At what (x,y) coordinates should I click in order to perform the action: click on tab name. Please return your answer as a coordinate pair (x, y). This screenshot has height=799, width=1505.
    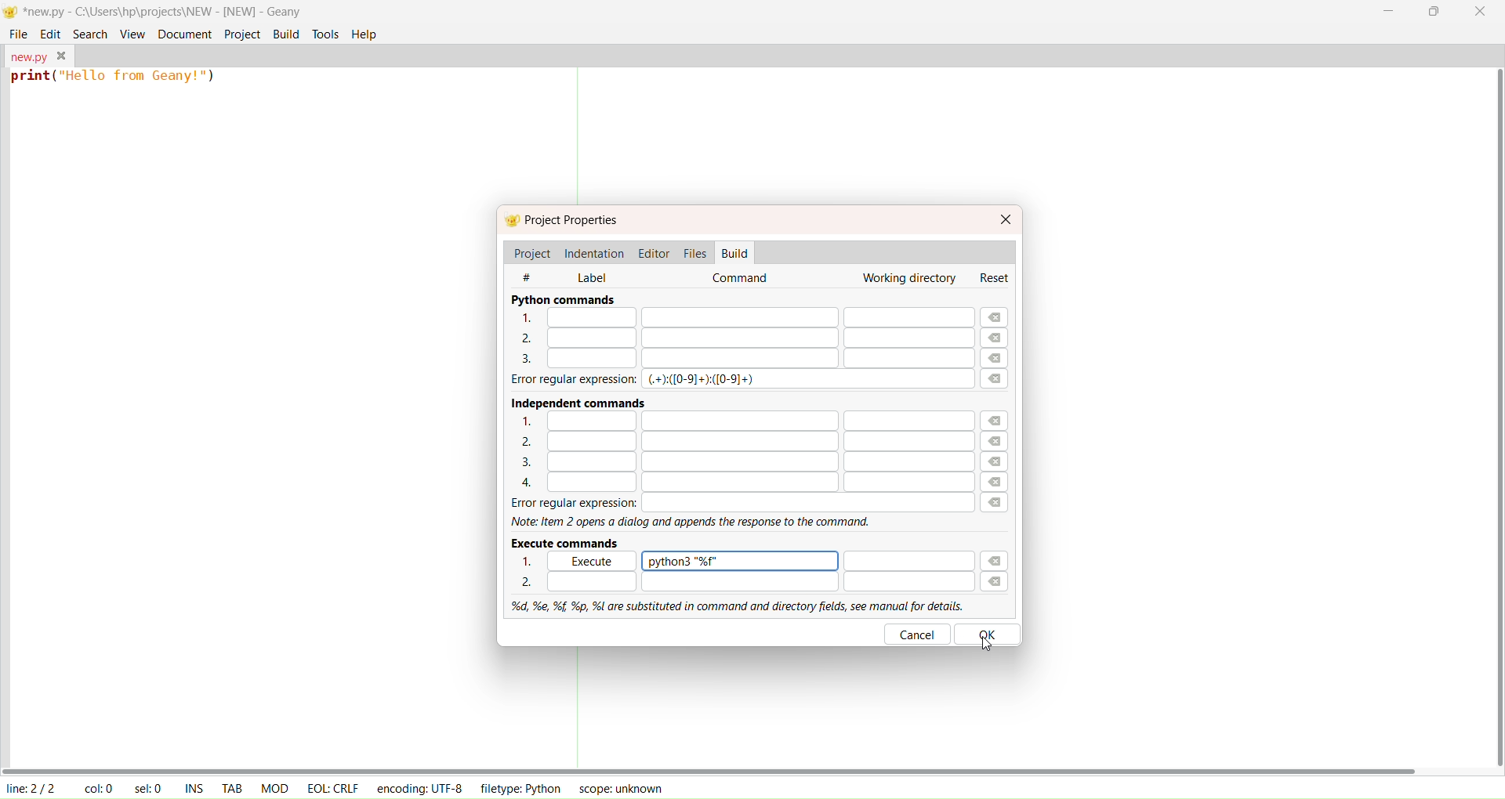
    Looking at the image, I should click on (27, 55).